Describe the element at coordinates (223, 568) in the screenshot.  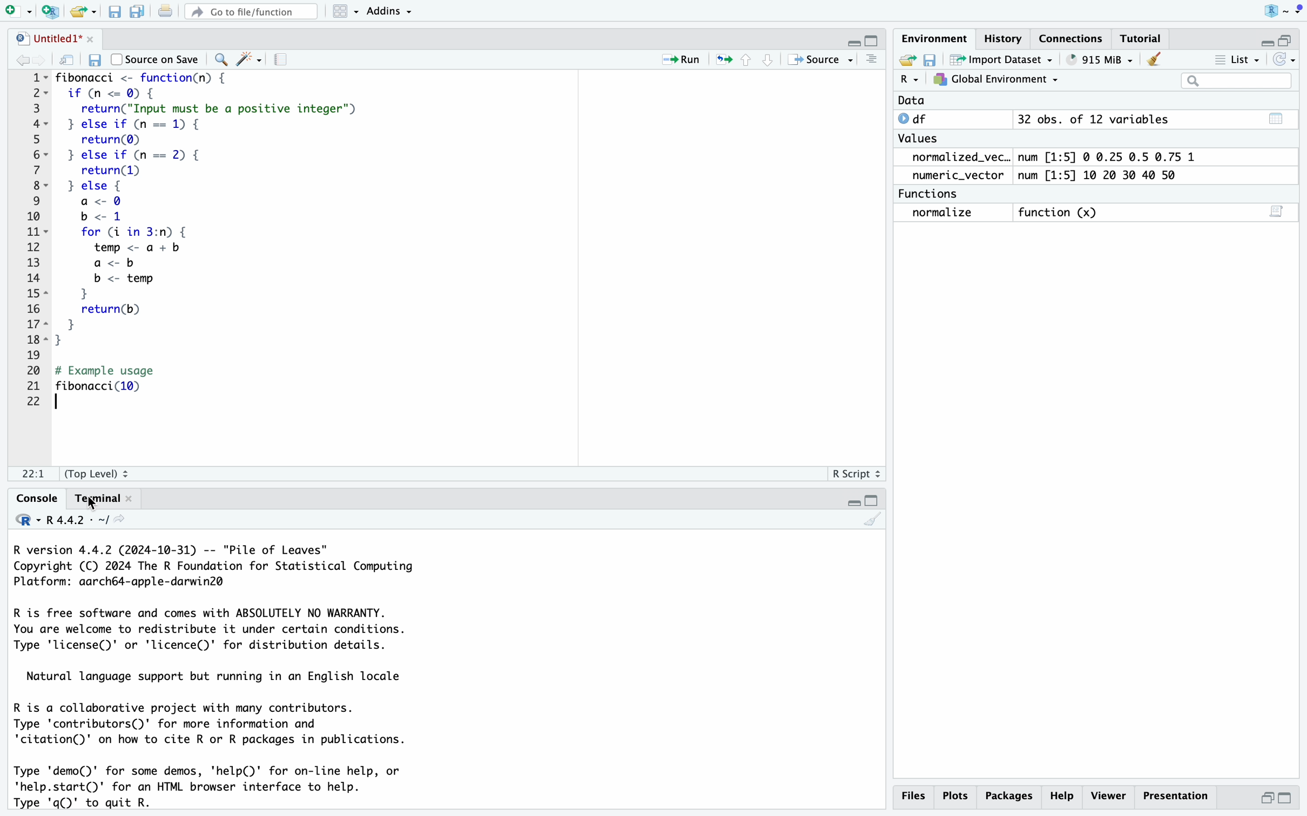
I see `R version 4.4.2 (2024-10-31) -- "Pile of Leaves"
Copyright (C) 2024 The R Foundation for Statistical Computing
Platform: aarch64-apple-darwin2@` at that location.